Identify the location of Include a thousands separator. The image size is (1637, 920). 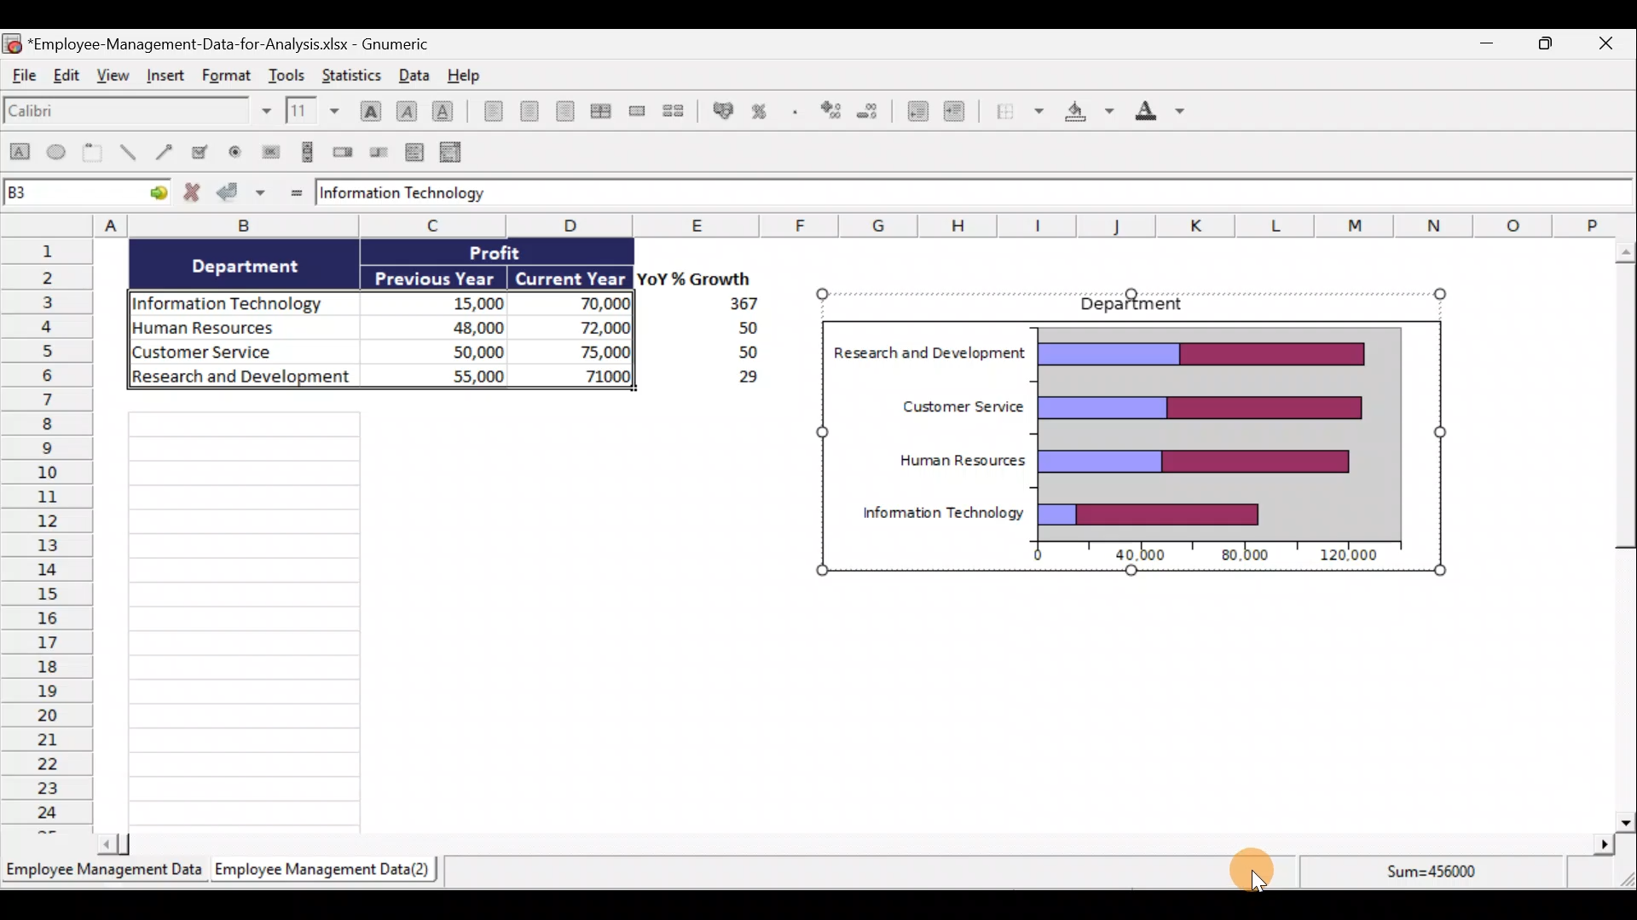
(796, 113).